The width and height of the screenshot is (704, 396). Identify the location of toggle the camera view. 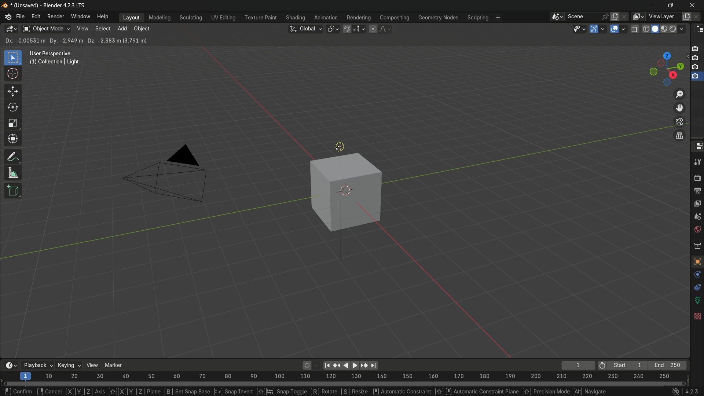
(679, 122).